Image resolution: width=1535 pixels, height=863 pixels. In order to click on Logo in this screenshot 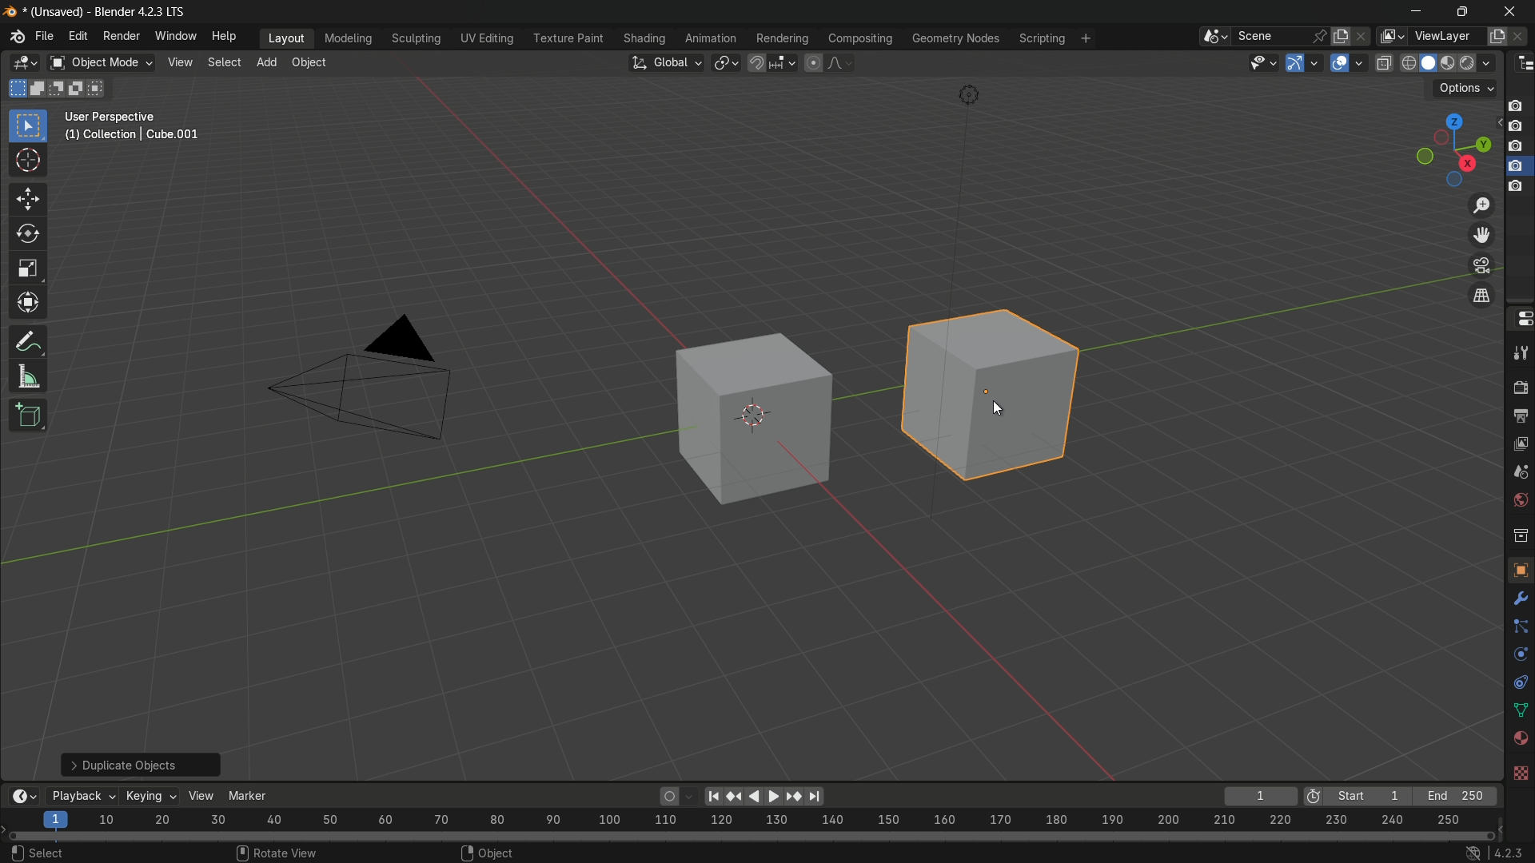, I will do `click(13, 39)`.